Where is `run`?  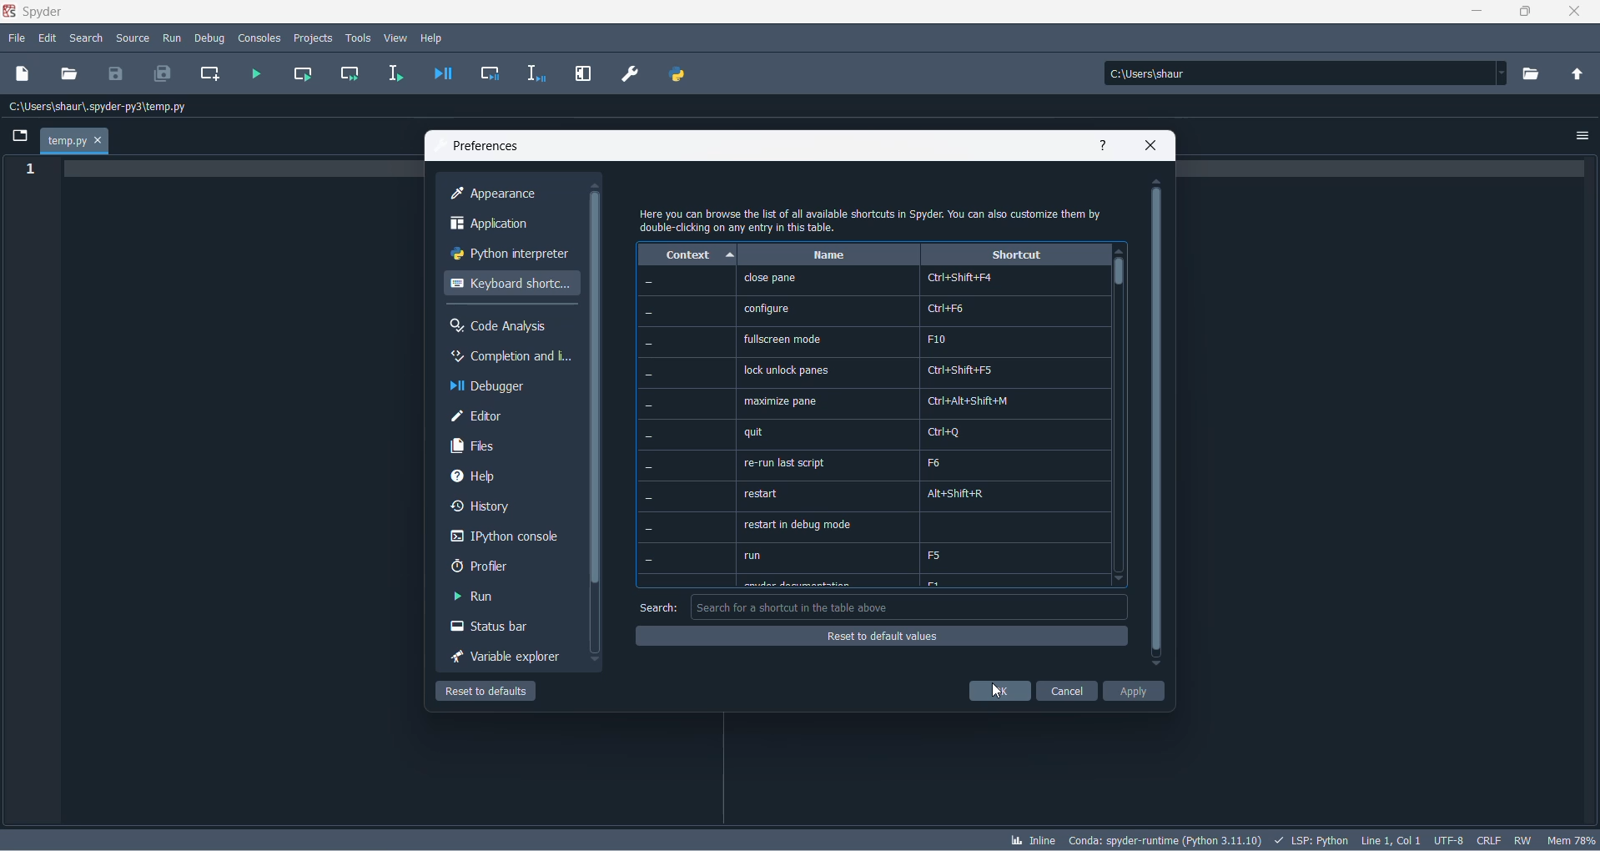
run is located at coordinates (172, 36).